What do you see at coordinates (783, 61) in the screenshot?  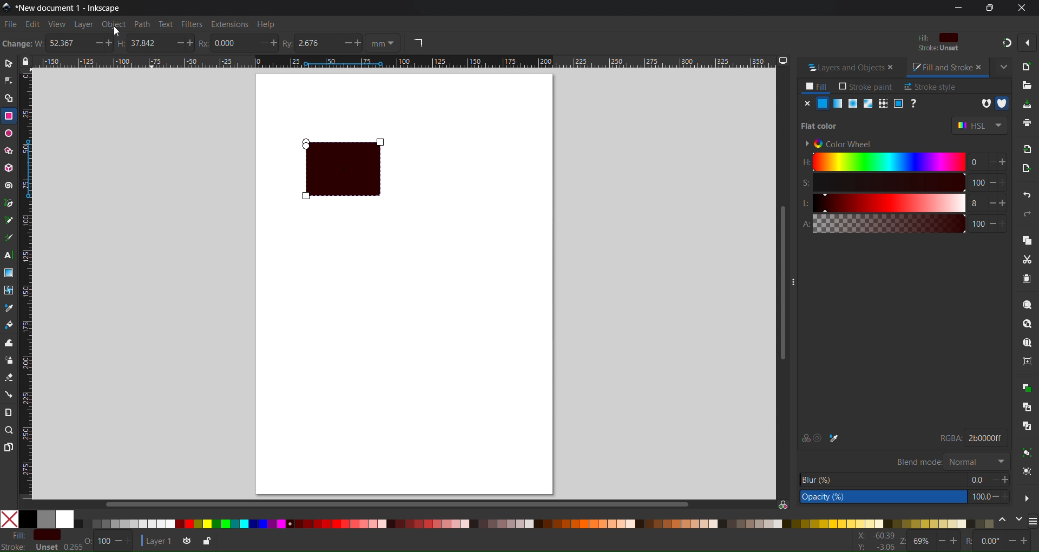 I see `Display option` at bounding box center [783, 61].